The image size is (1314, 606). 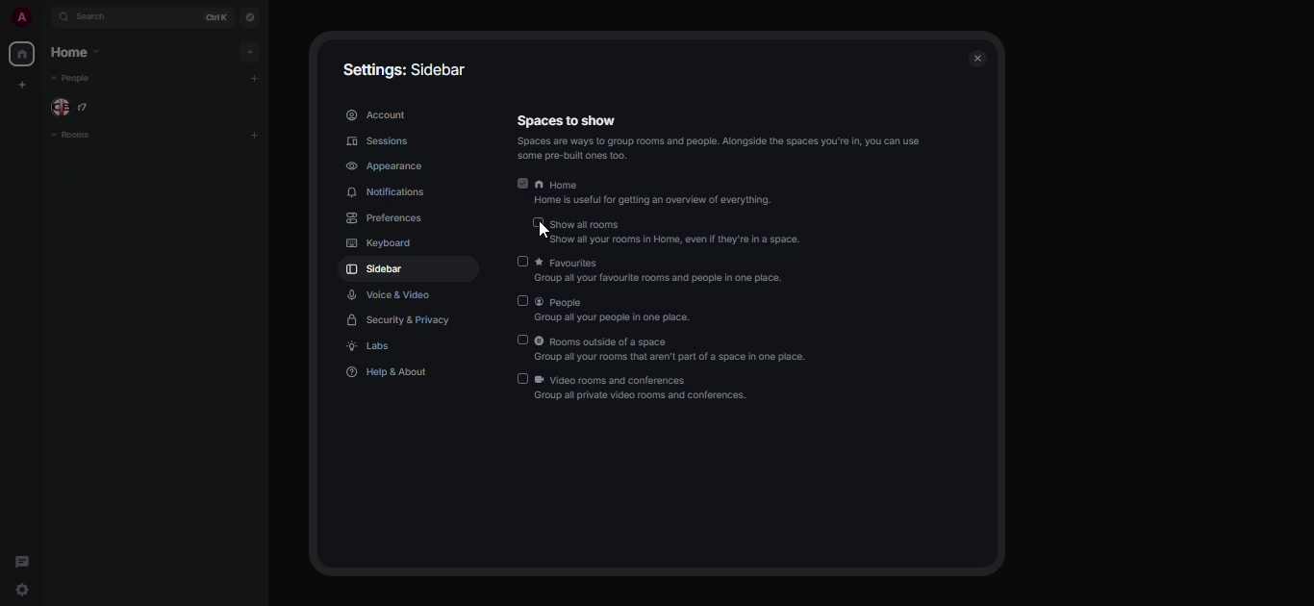 I want to click on show all rooms, so click(x=677, y=233).